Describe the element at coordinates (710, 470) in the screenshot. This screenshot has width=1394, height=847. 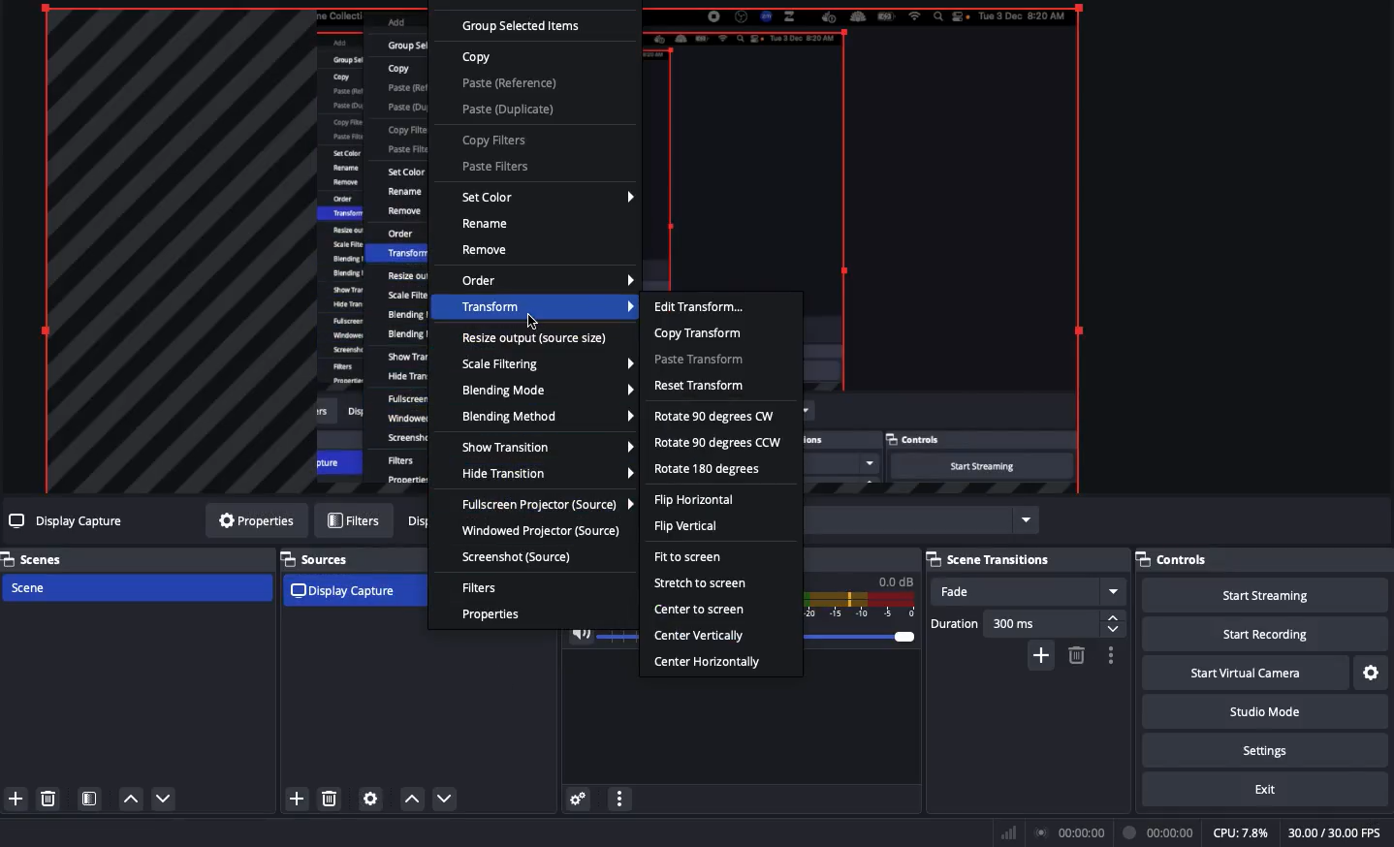
I see `Rotate 180 degrees` at that location.